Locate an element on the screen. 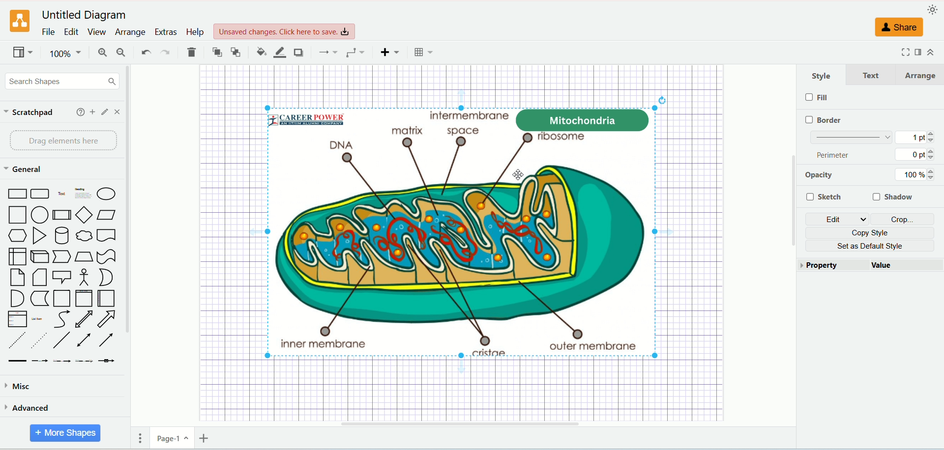 The width and height of the screenshot is (944, 450). Horizontal Scroll Bar is located at coordinates (466, 422).